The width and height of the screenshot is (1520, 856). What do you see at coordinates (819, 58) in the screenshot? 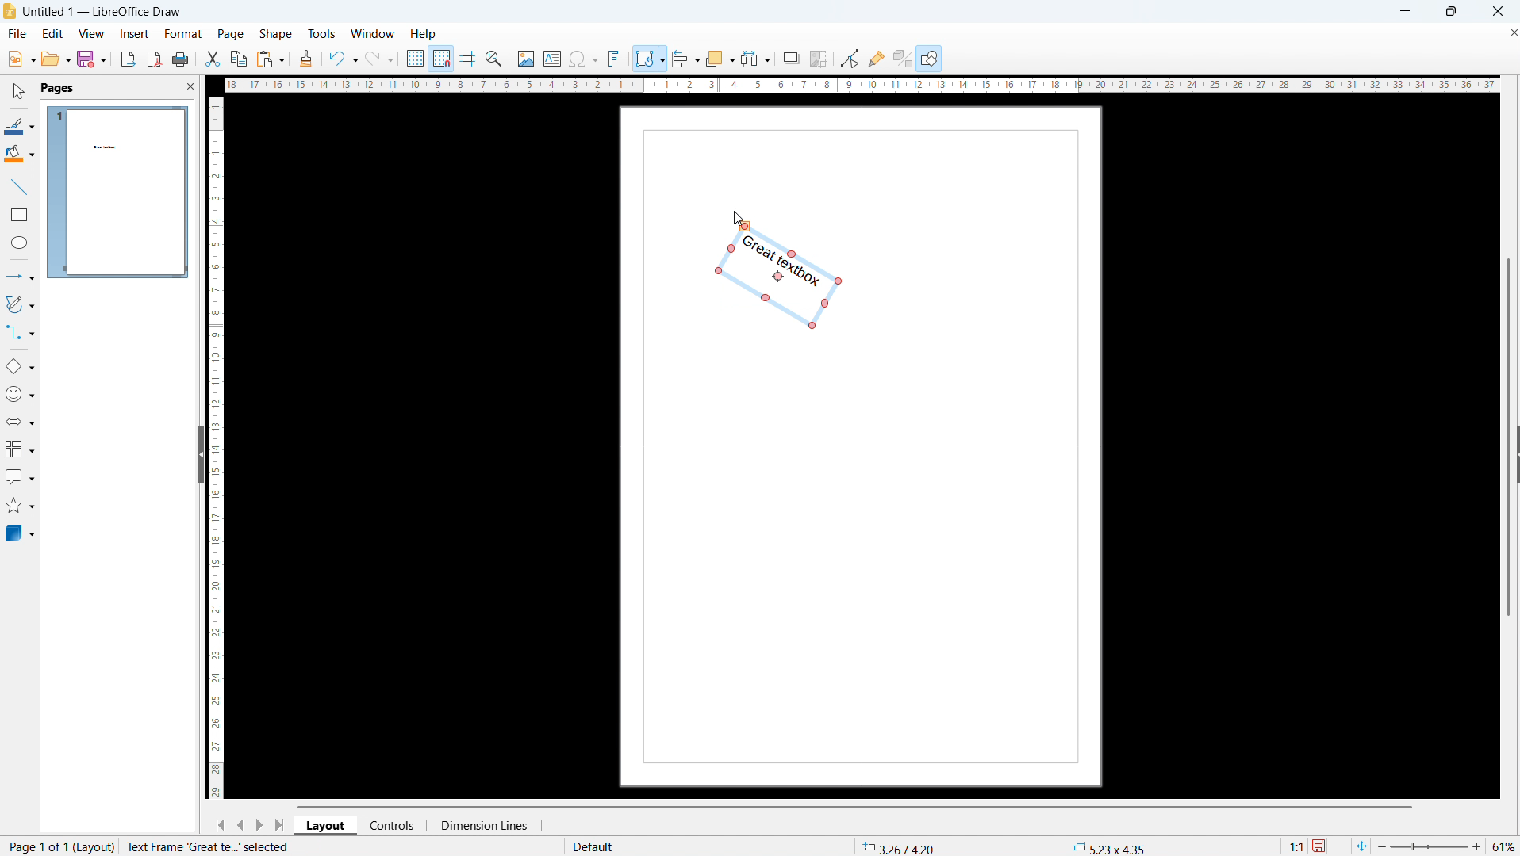
I see `crop image` at bounding box center [819, 58].